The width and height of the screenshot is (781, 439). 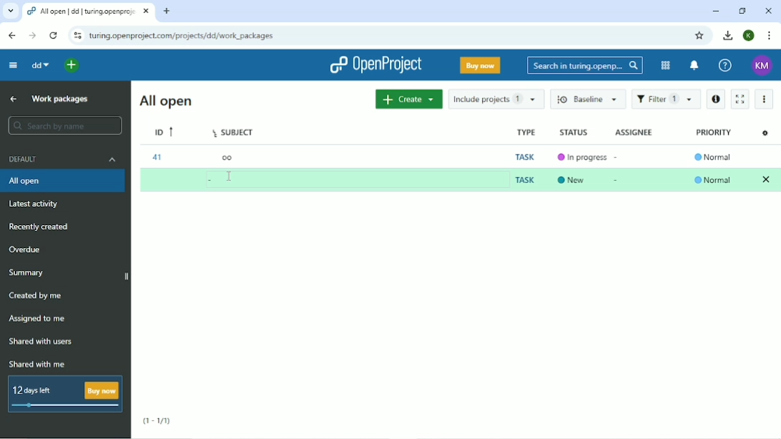 What do you see at coordinates (182, 36) in the screenshot?
I see `Site` at bounding box center [182, 36].